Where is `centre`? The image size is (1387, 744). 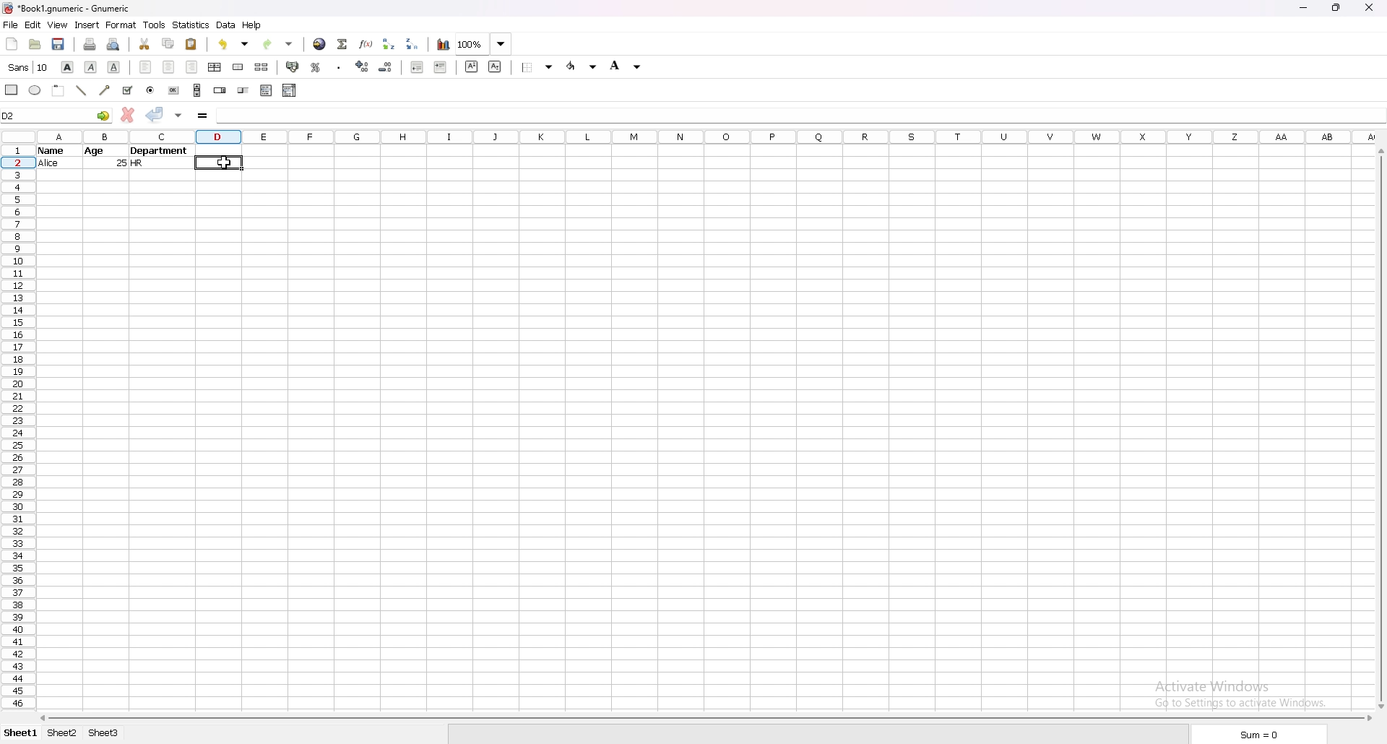 centre is located at coordinates (168, 66).